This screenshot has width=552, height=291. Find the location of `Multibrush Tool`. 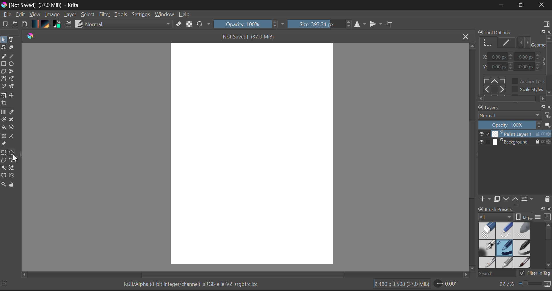

Multibrush Tool is located at coordinates (14, 87).